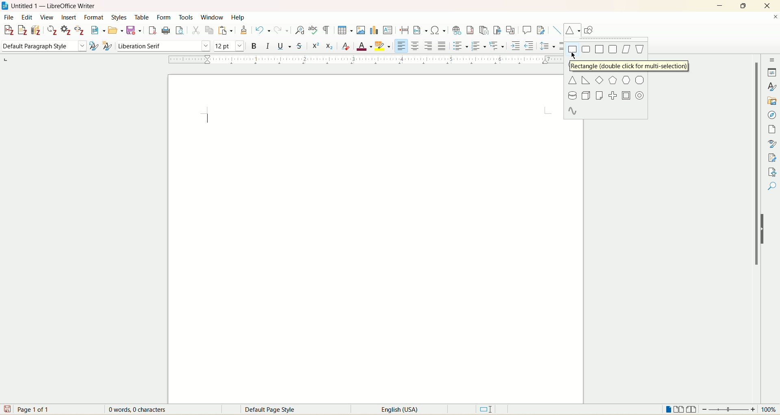 This screenshot has height=415, width=780. I want to click on insert, so click(69, 17).